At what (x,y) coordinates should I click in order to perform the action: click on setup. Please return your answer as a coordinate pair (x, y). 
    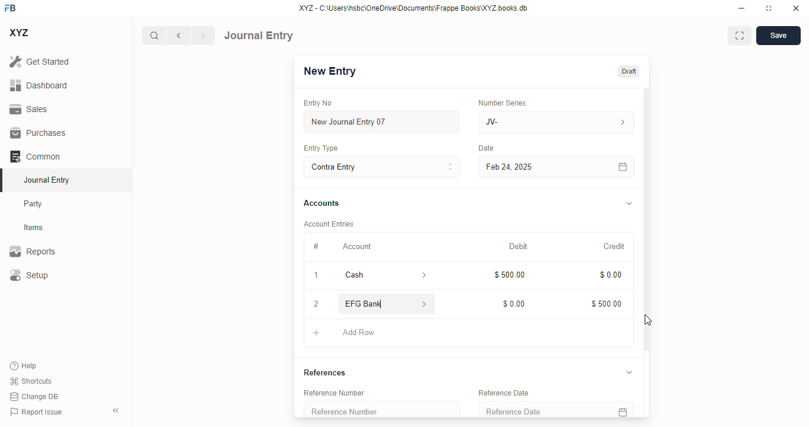
    Looking at the image, I should click on (29, 275).